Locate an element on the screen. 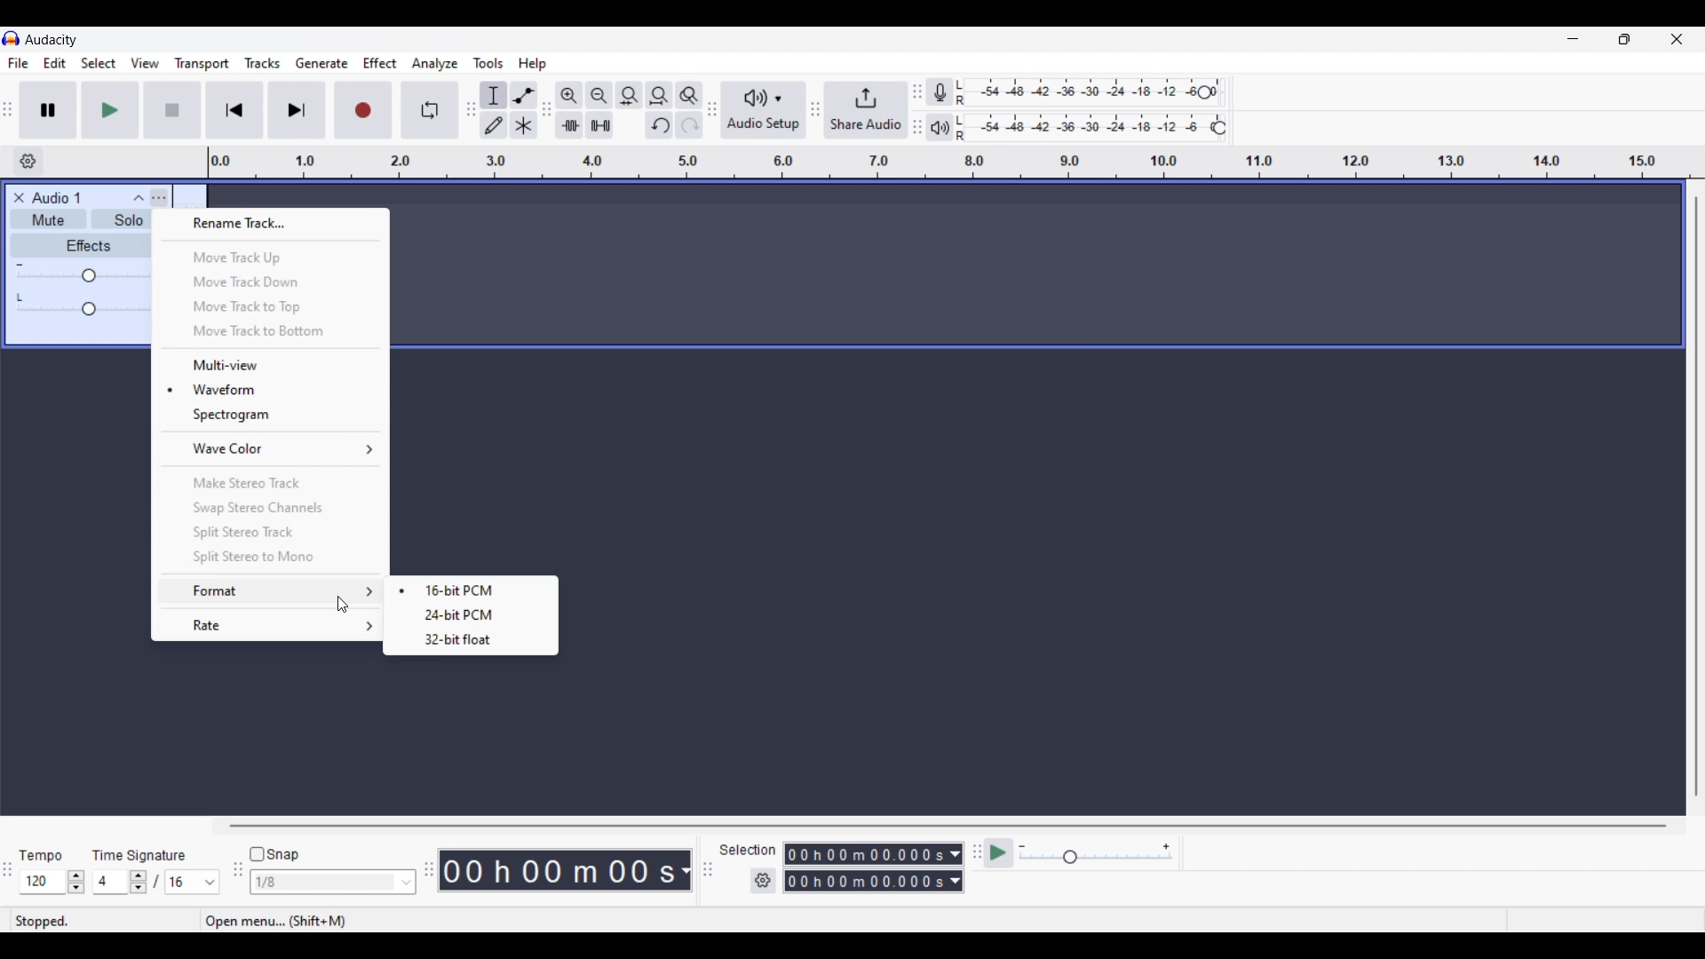  Move track to bottom is located at coordinates (271, 332).